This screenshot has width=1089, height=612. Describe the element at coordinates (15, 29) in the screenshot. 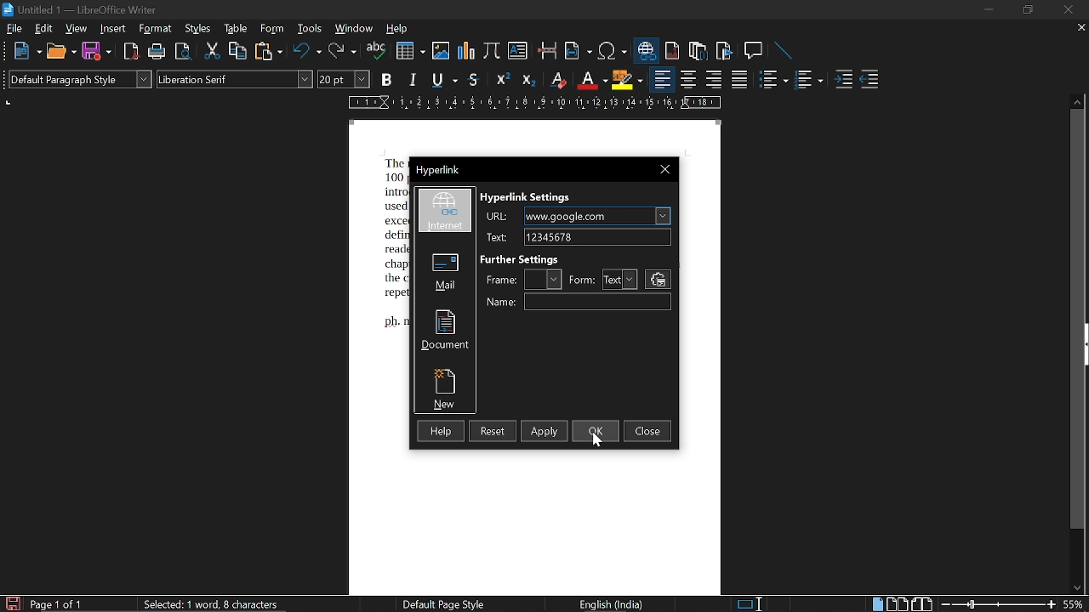

I see `file` at that location.